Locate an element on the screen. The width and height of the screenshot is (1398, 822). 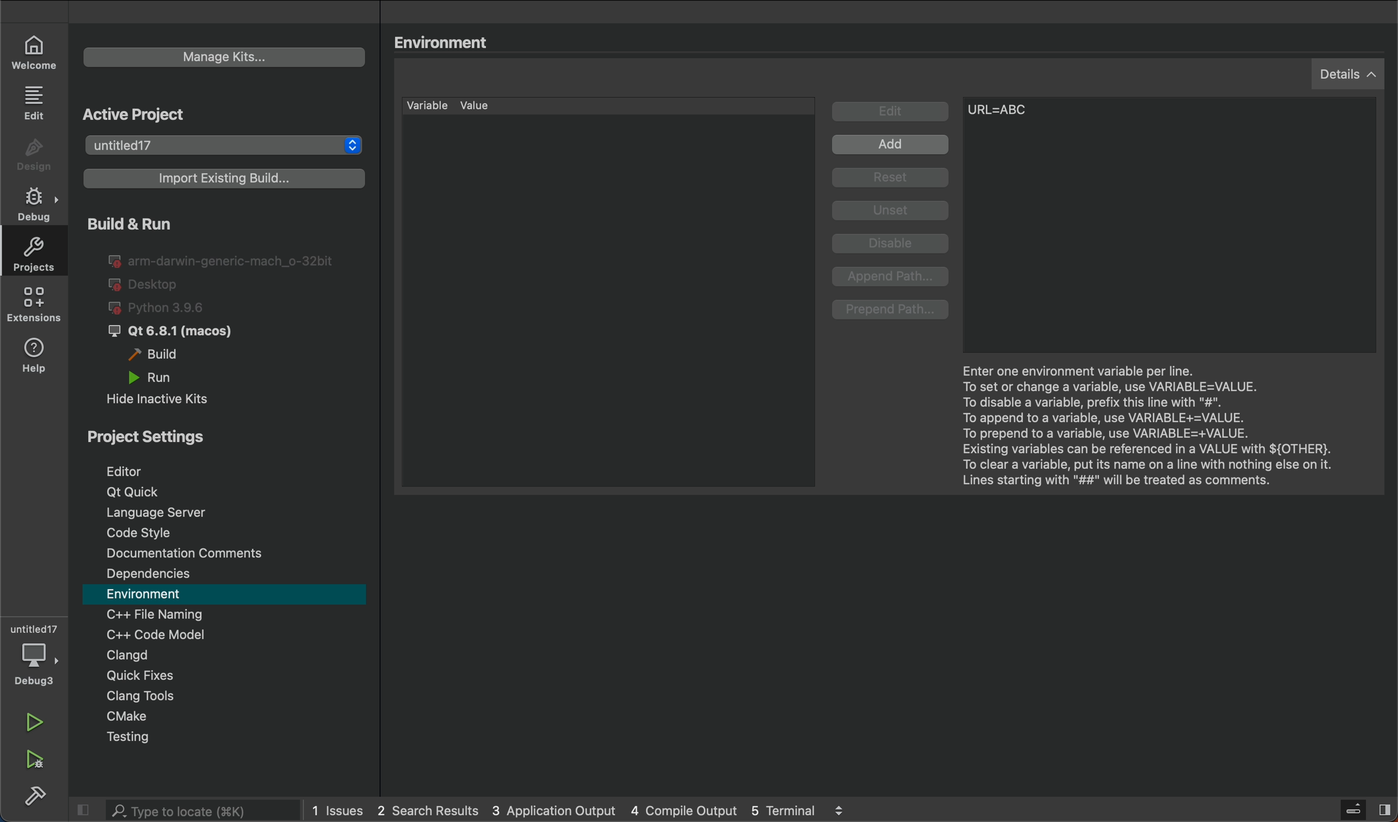
Active Project is located at coordinates (195, 114).